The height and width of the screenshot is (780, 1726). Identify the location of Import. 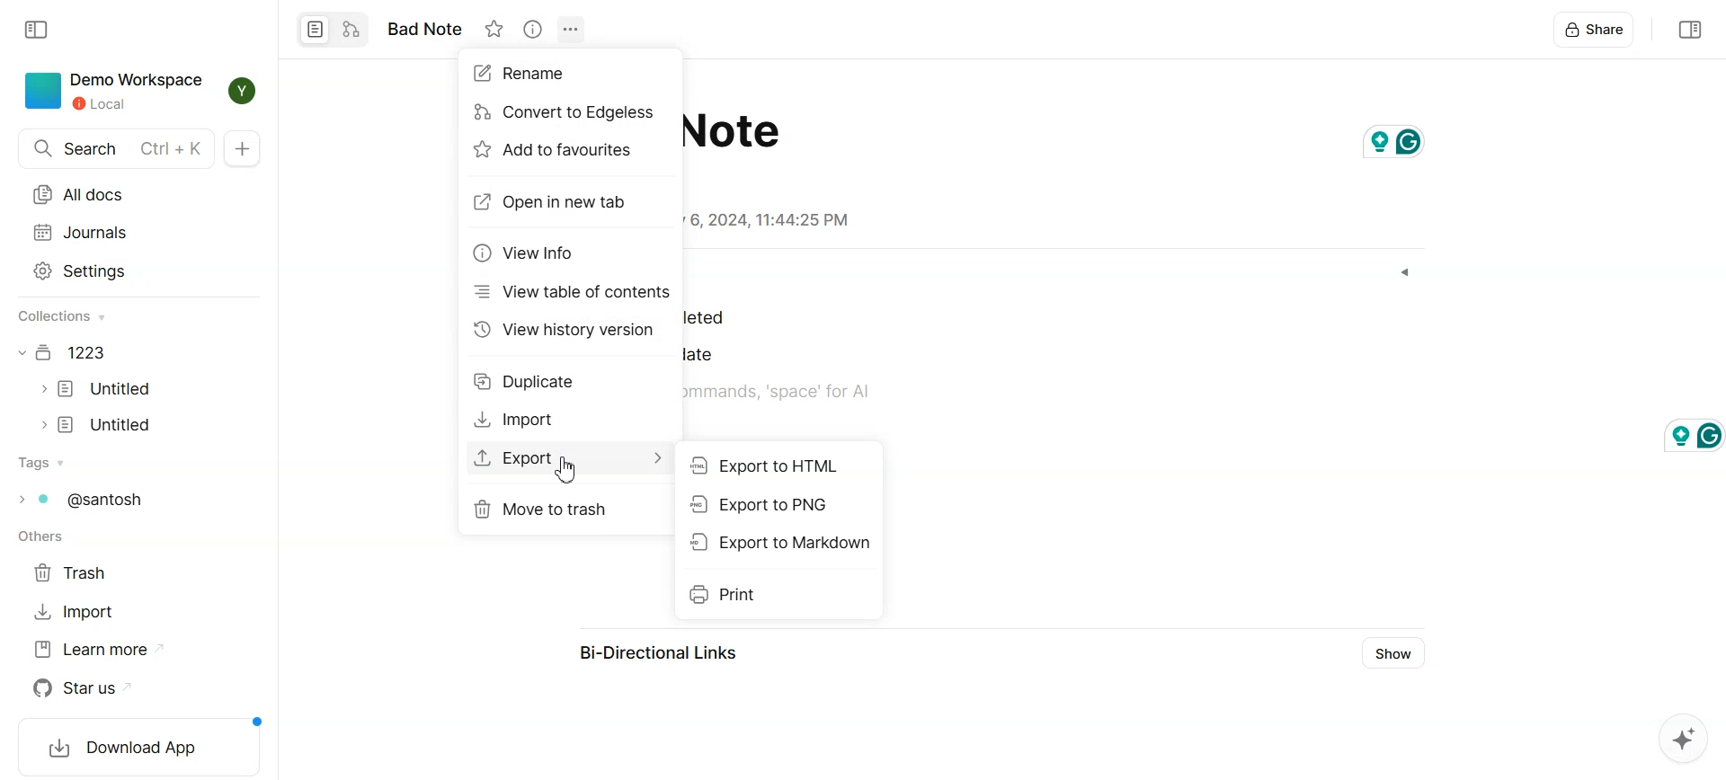
(530, 420).